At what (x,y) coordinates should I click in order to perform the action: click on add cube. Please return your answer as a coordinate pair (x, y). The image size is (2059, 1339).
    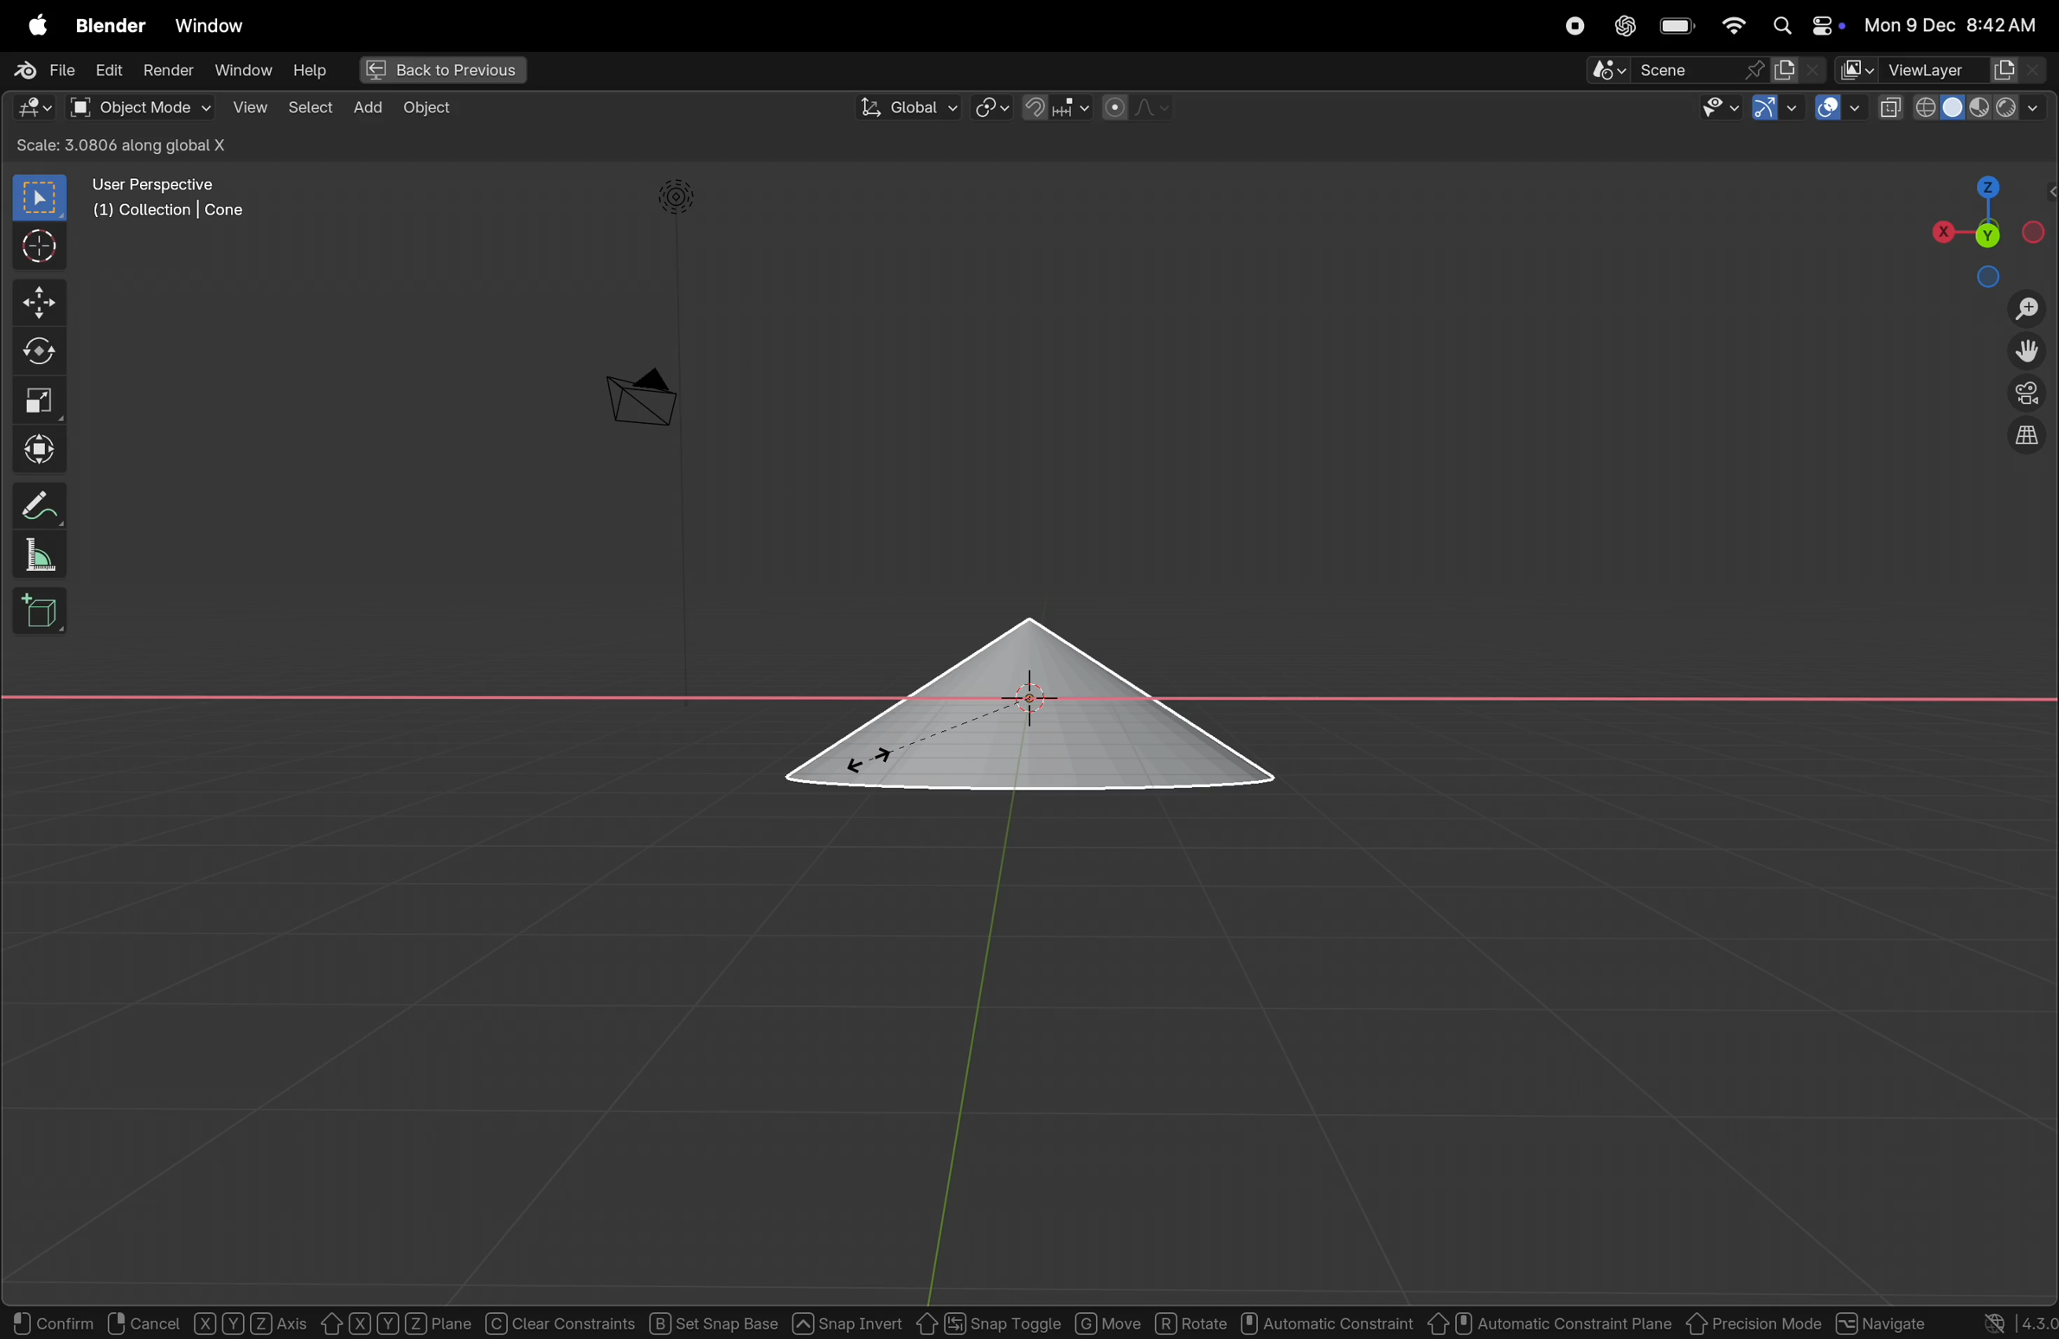
    Looking at the image, I should click on (35, 612).